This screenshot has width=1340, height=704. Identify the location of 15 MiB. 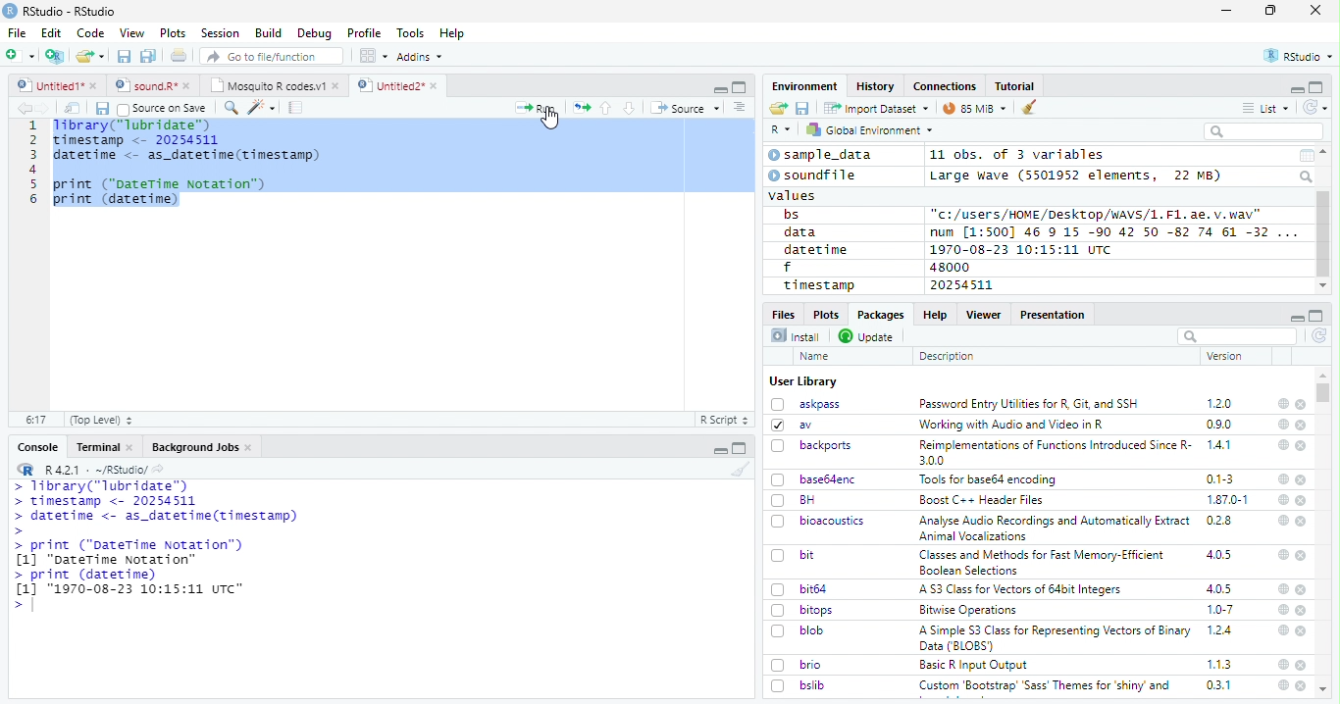
(975, 108).